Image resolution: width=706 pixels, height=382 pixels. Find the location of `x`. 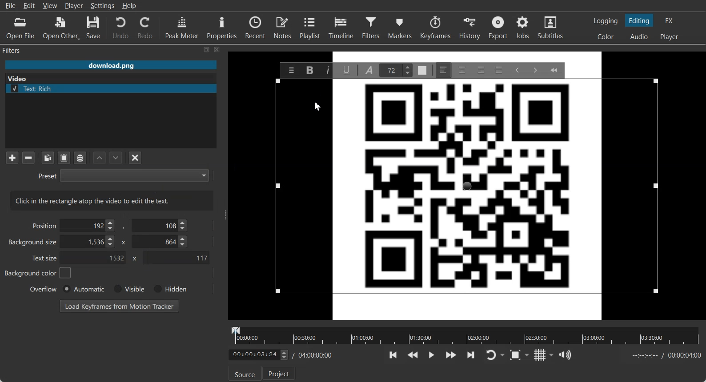

x is located at coordinates (122, 242).